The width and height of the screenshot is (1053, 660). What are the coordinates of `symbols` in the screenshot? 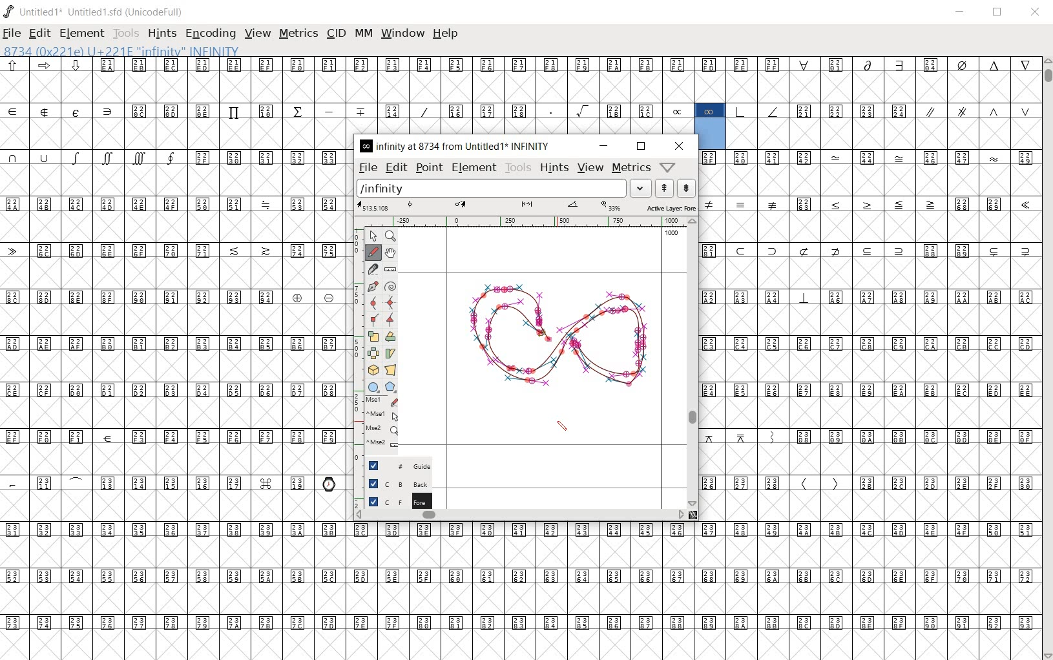 It's located at (977, 110).